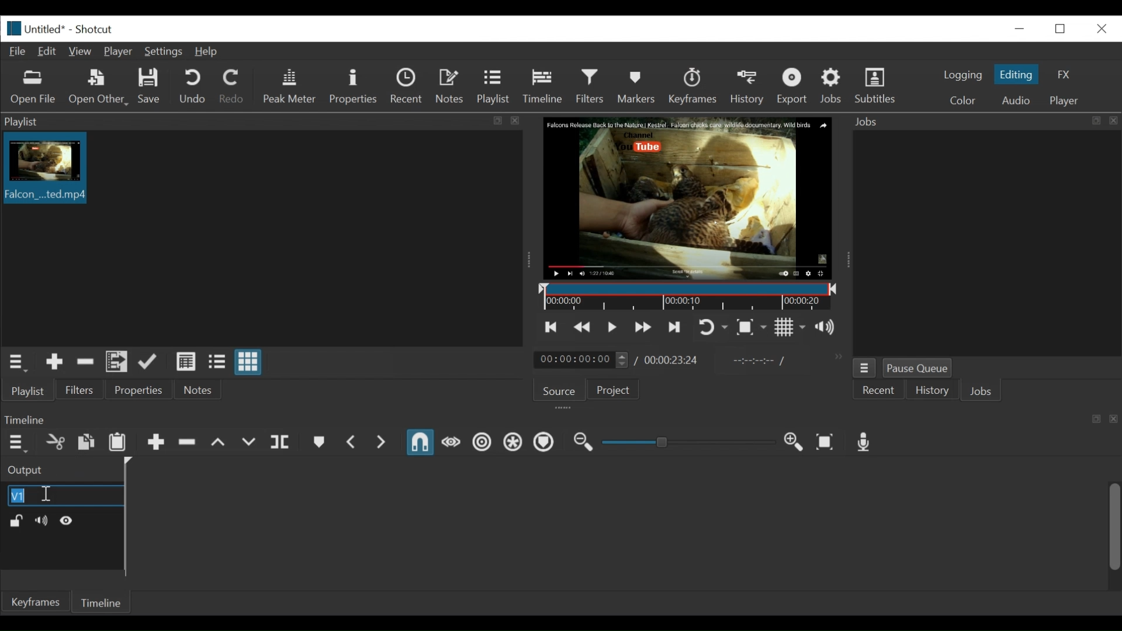 This screenshot has height=631, width=1122. What do you see at coordinates (644, 327) in the screenshot?
I see `Skip to the next point` at bounding box center [644, 327].